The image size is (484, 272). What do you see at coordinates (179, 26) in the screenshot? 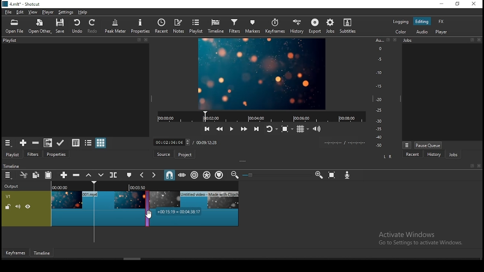
I see `notes` at bounding box center [179, 26].